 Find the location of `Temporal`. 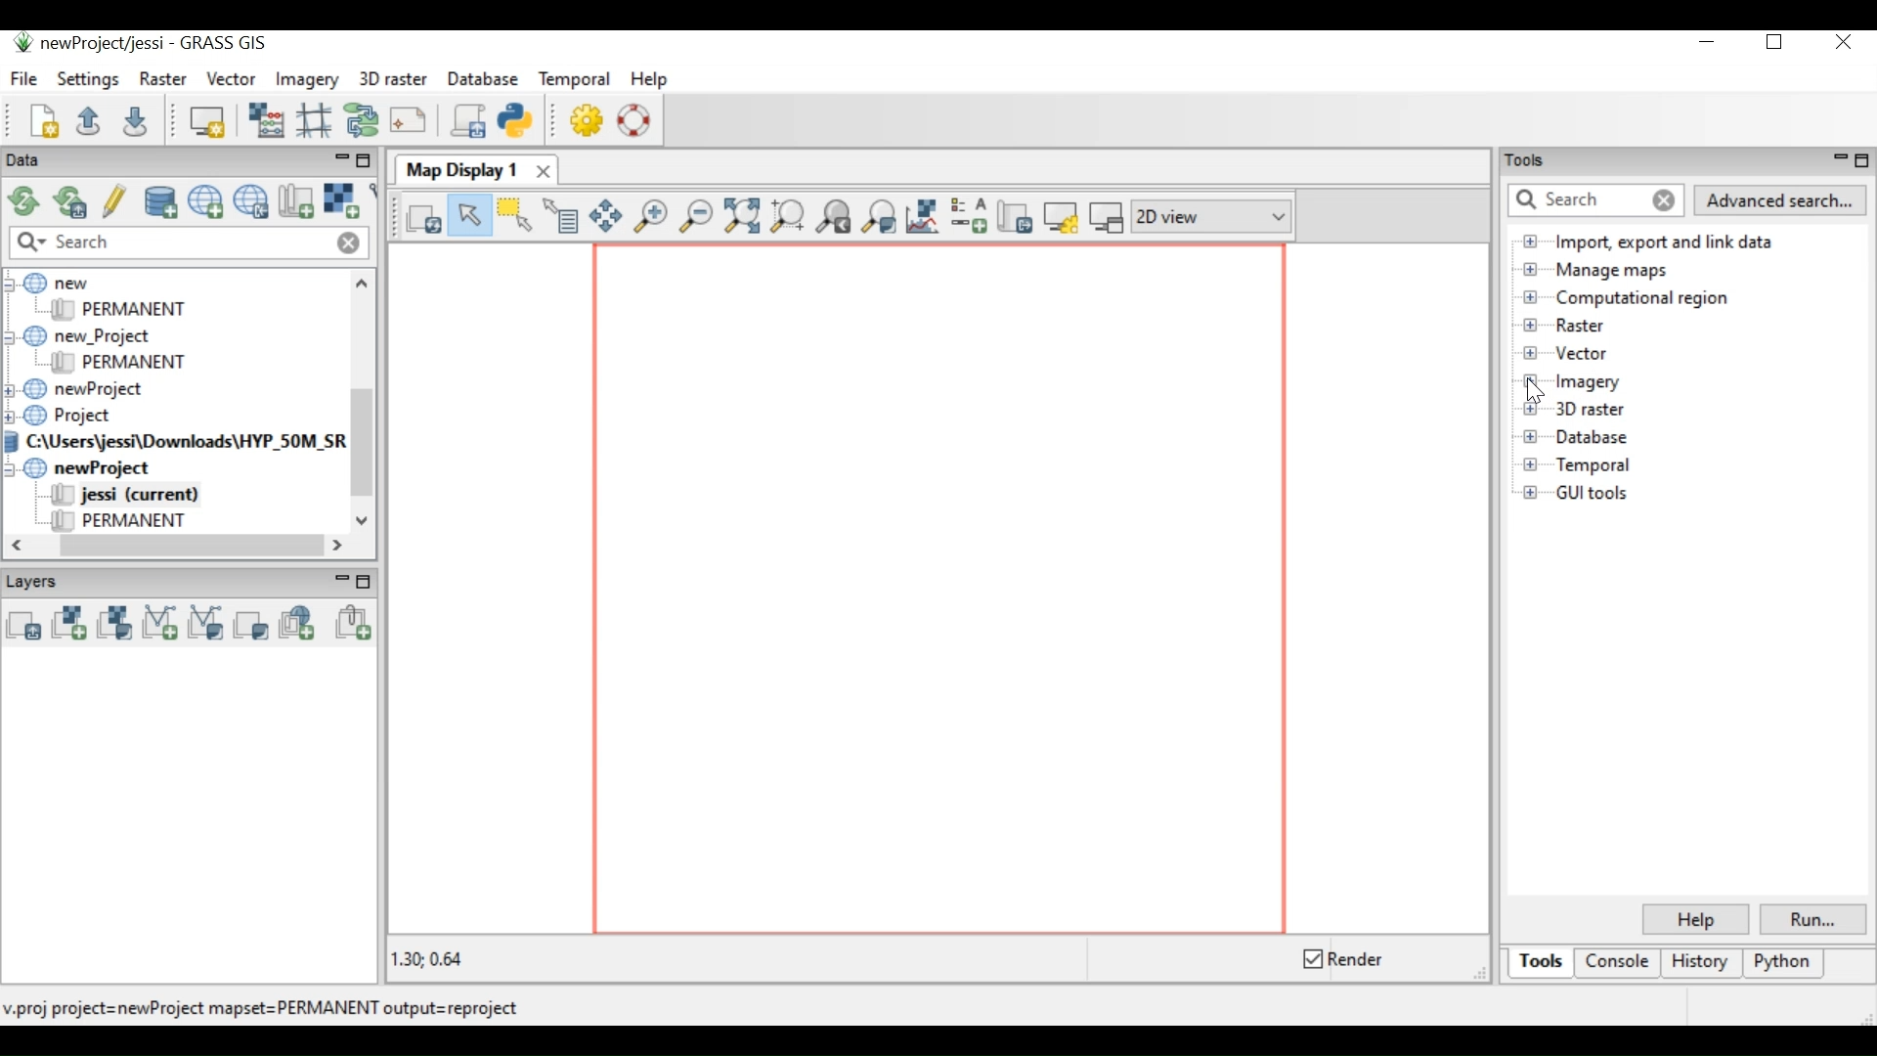

Temporal is located at coordinates (577, 78).